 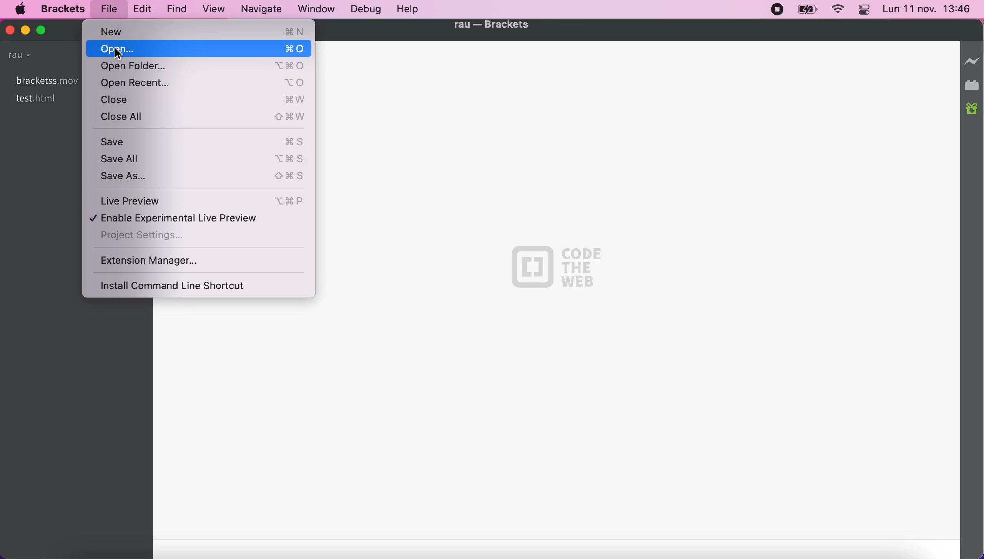 I want to click on help, so click(x=411, y=9).